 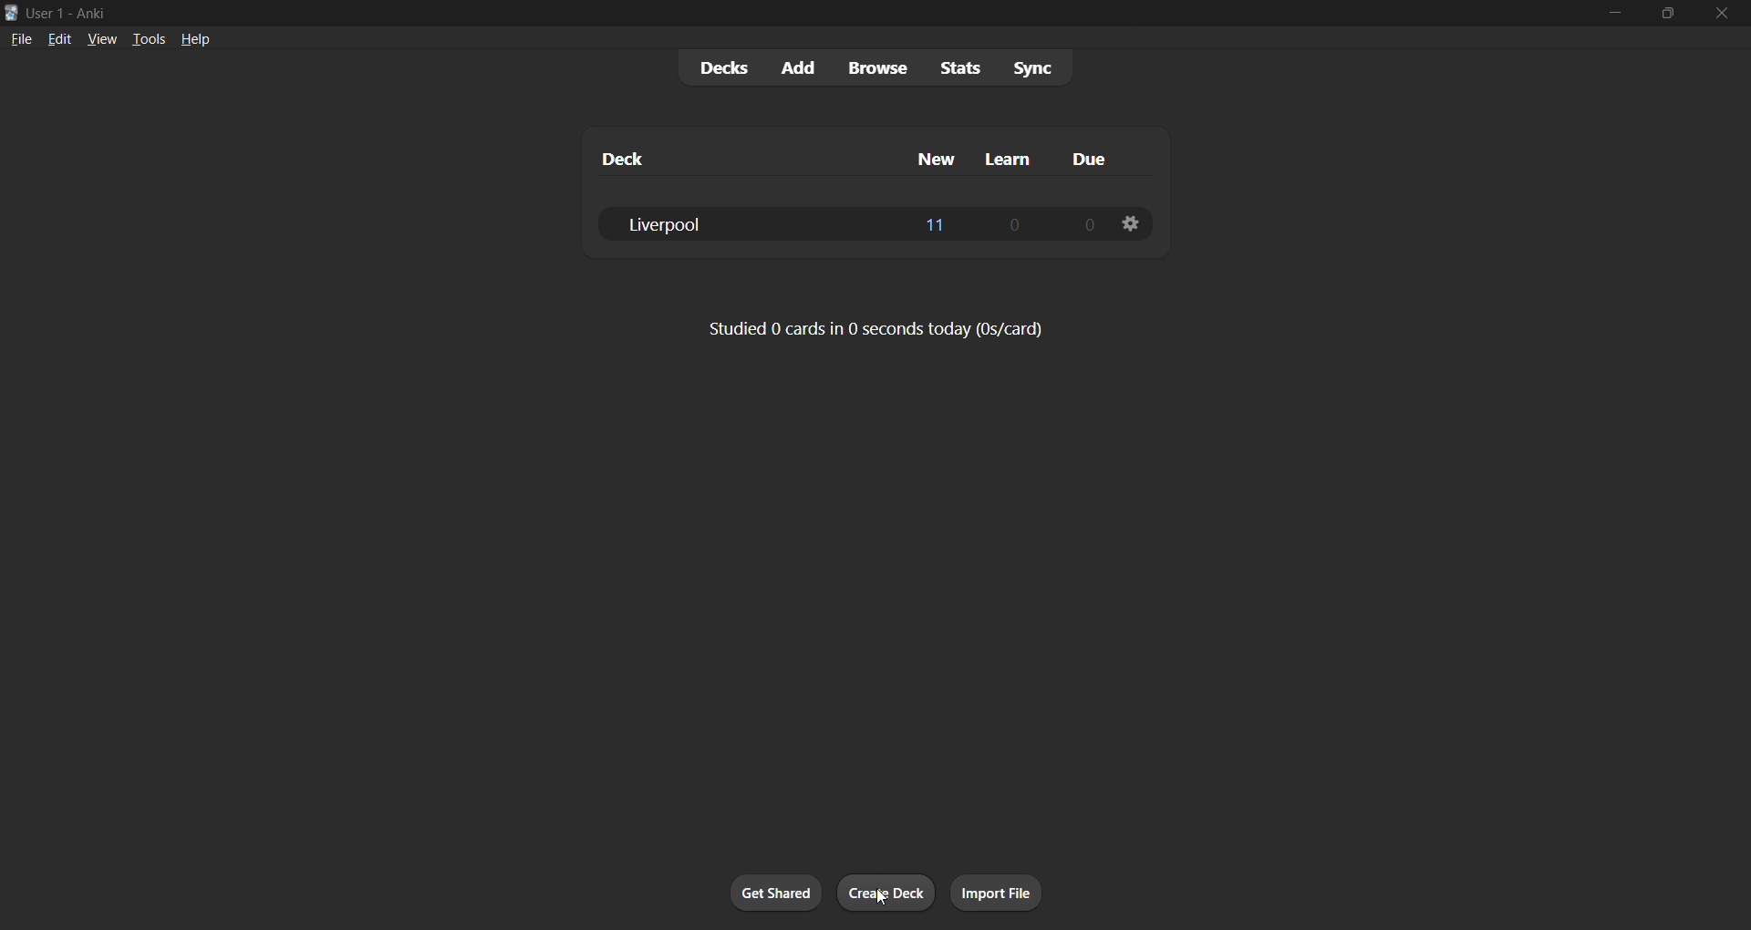 What do you see at coordinates (60, 37) in the screenshot?
I see `edit` at bounding box center [60, 37].